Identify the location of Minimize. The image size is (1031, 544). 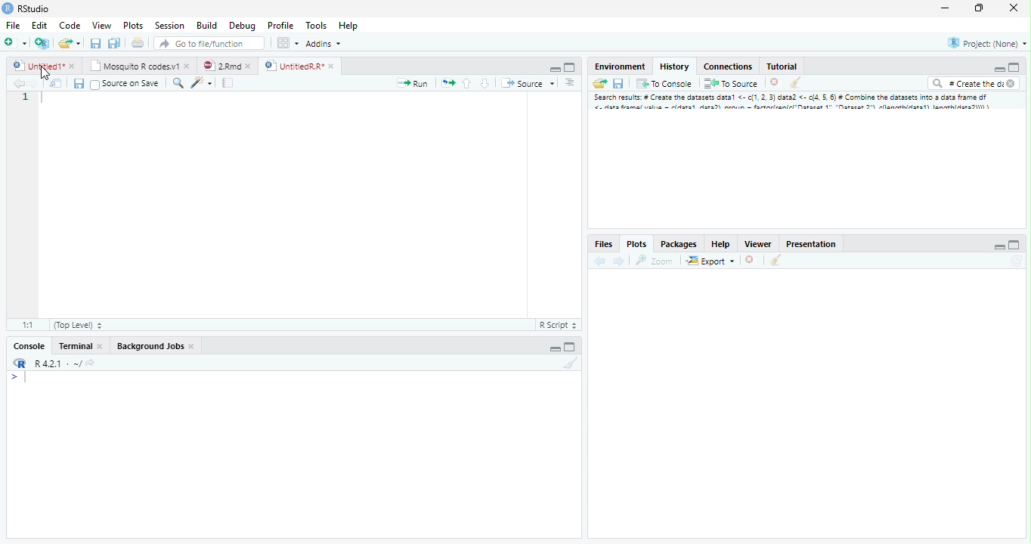
(997, 246).